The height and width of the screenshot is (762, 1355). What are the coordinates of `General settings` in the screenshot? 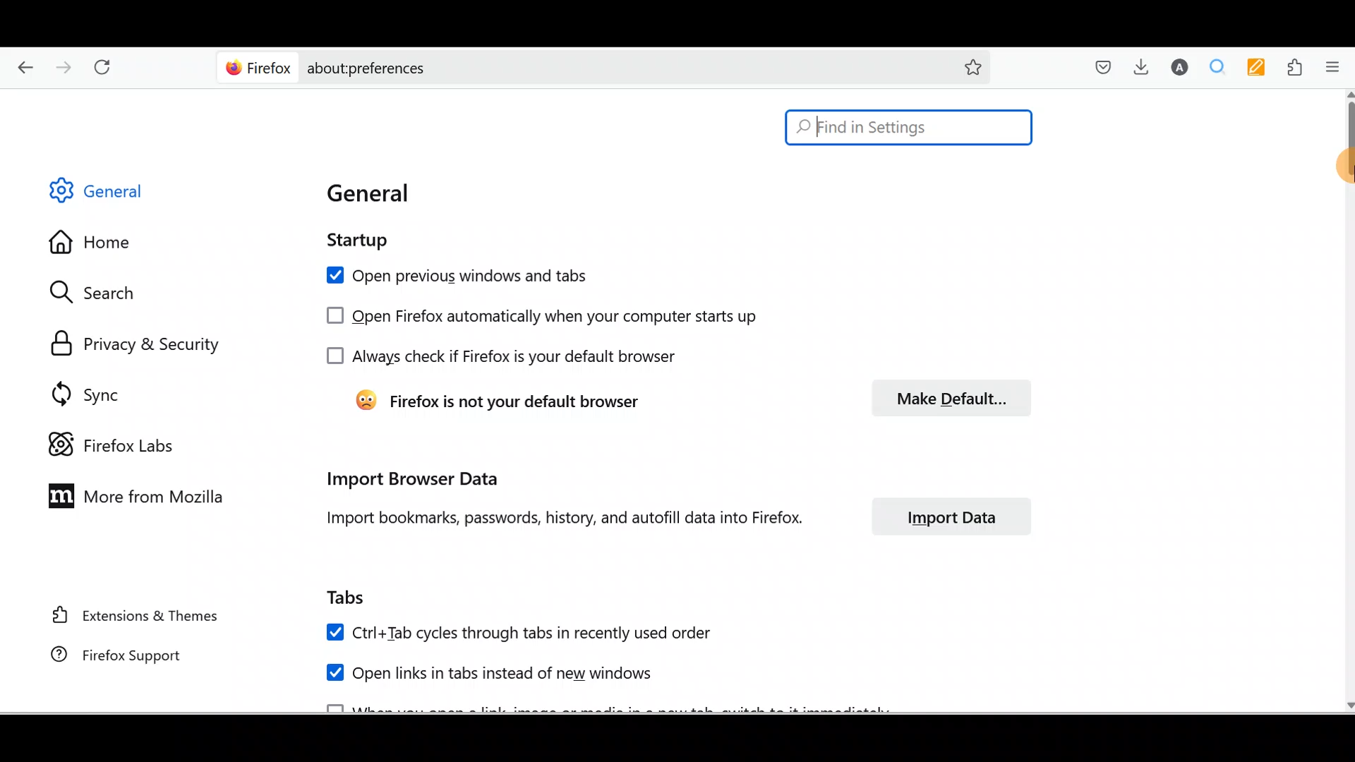 It's located at (109, 194).